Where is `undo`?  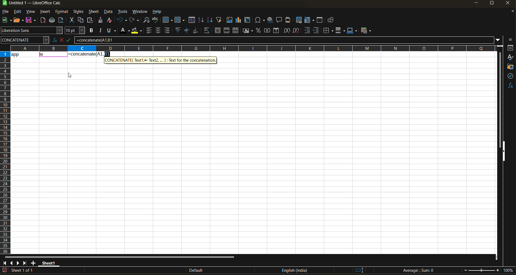
undo is located at coordinates (122, 20).